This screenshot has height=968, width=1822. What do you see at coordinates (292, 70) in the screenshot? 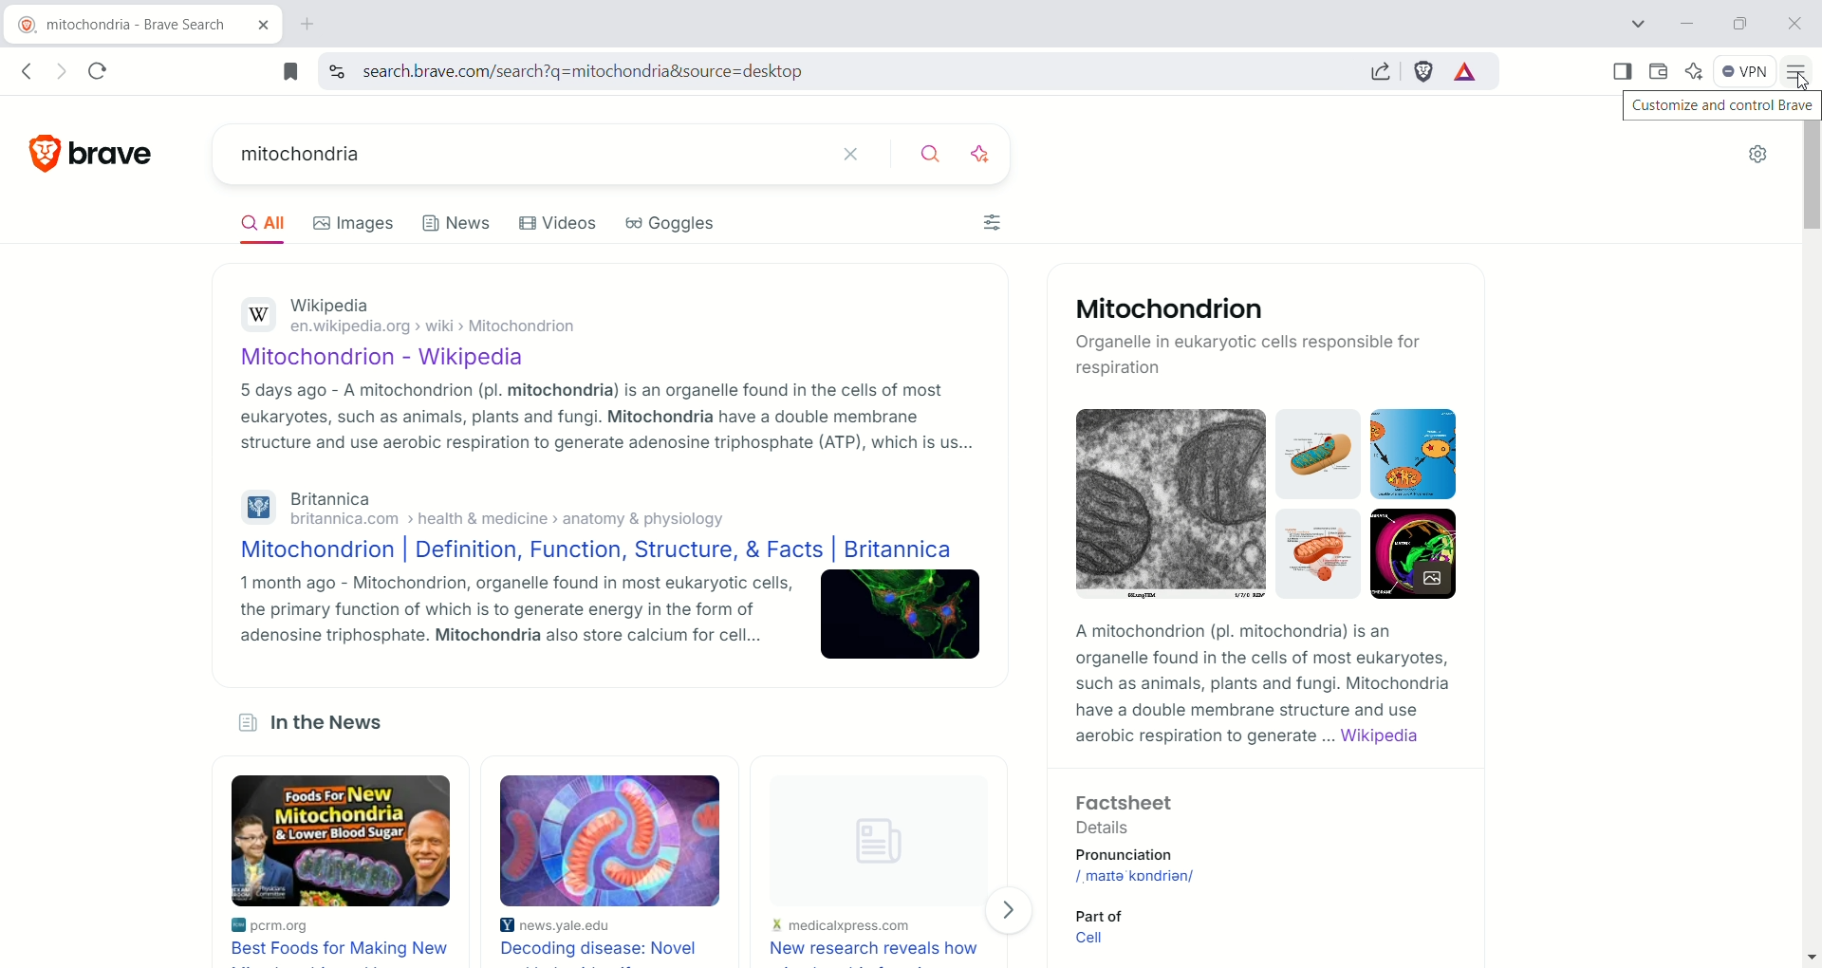
I see `bookmark this tab` at bounding box center [292, 70].